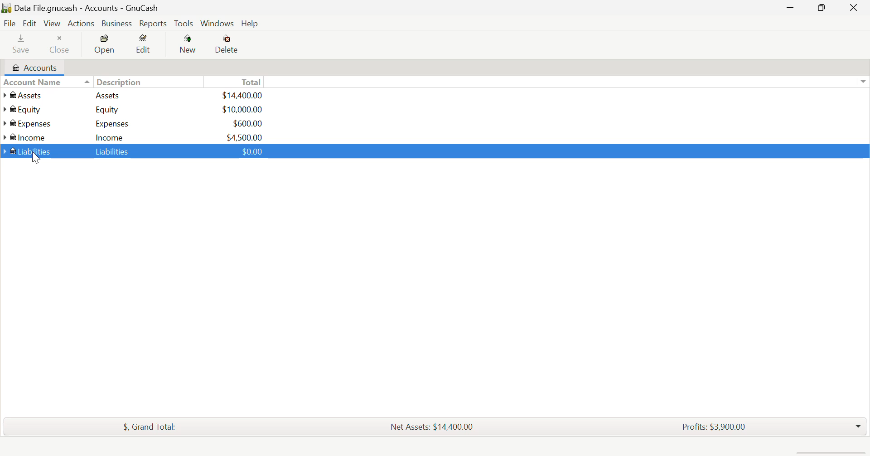 The image size is (870, 456). What do you see at coordinates (217, 24) in the screenshot?
I see `Windows` at bounding box center [217, 24].